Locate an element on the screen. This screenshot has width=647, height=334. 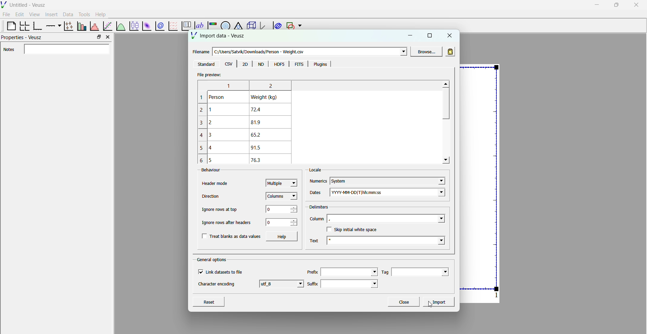
Blank - dropdown is located at coordinates (395, 218).